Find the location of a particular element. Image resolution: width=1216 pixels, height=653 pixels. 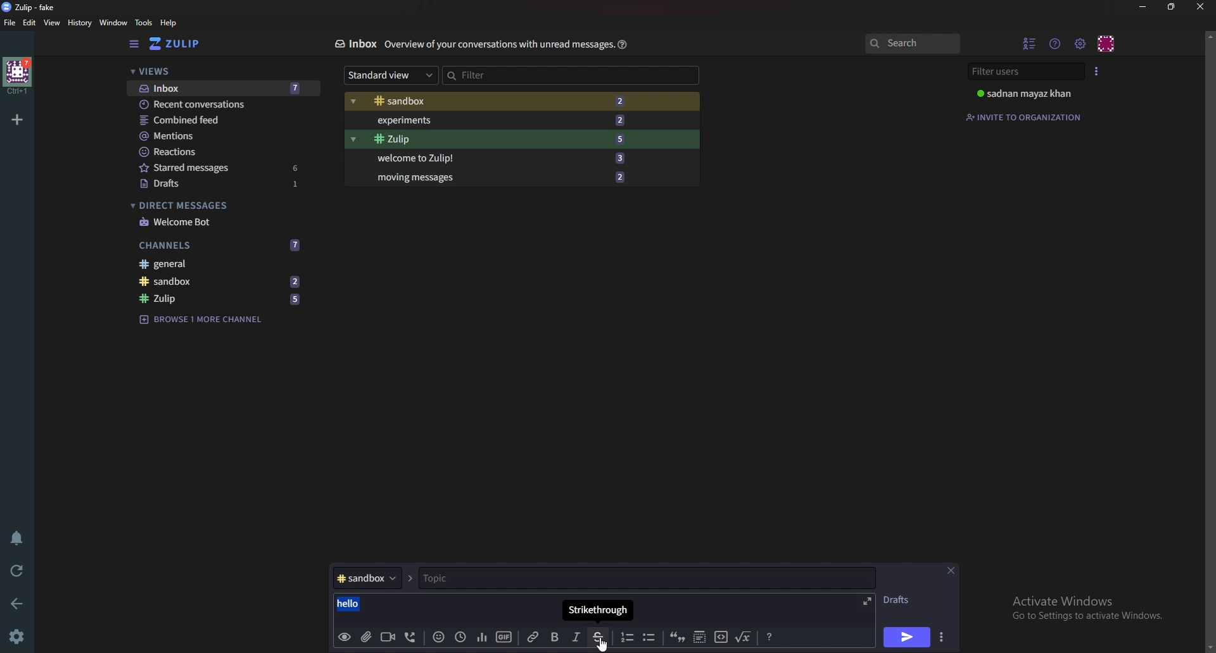

Personal menu is located at coordinates (1106, 44).